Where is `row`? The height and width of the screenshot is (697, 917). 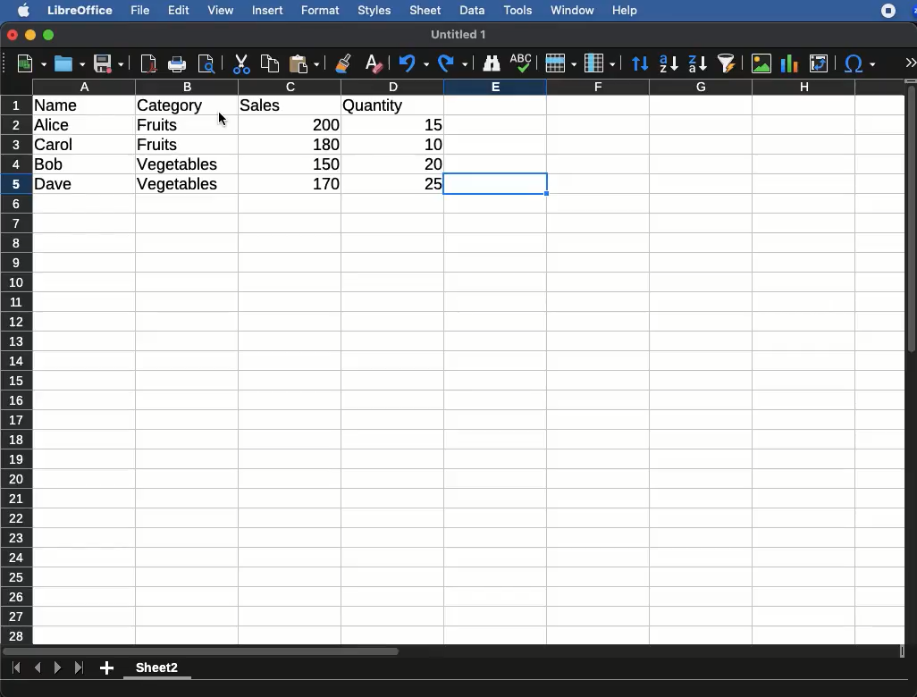 row is located at coordinates (559, 63).